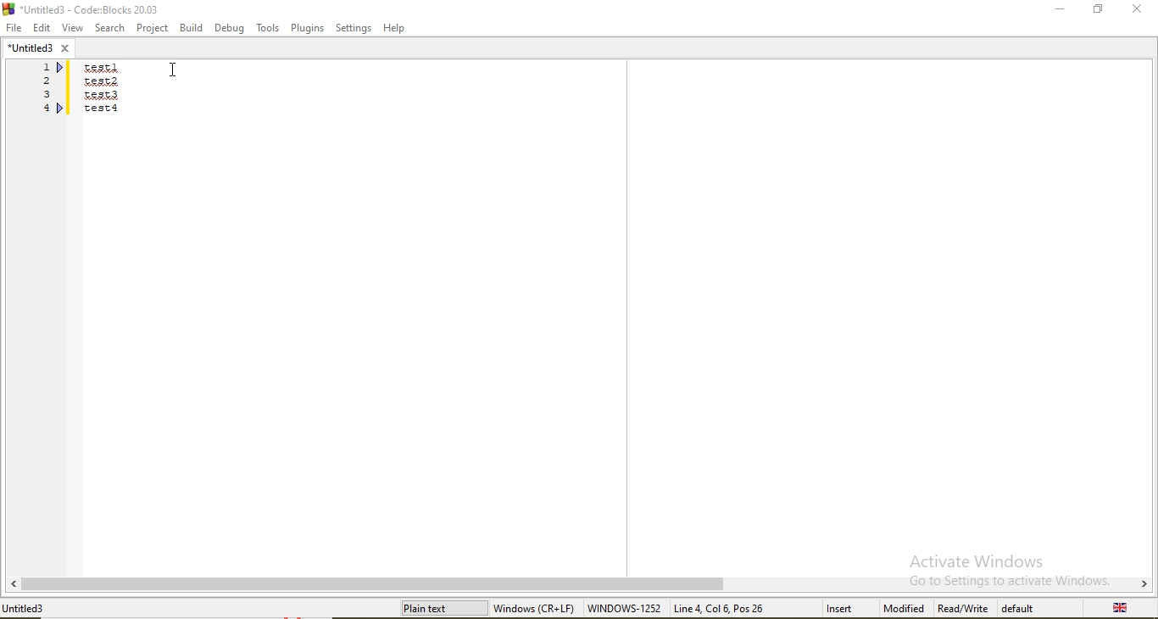 The height and width of the screenshot is (619, 1158). Describe the element at coordinates (903, 609) in the screenshot. I see `modified` at that location.